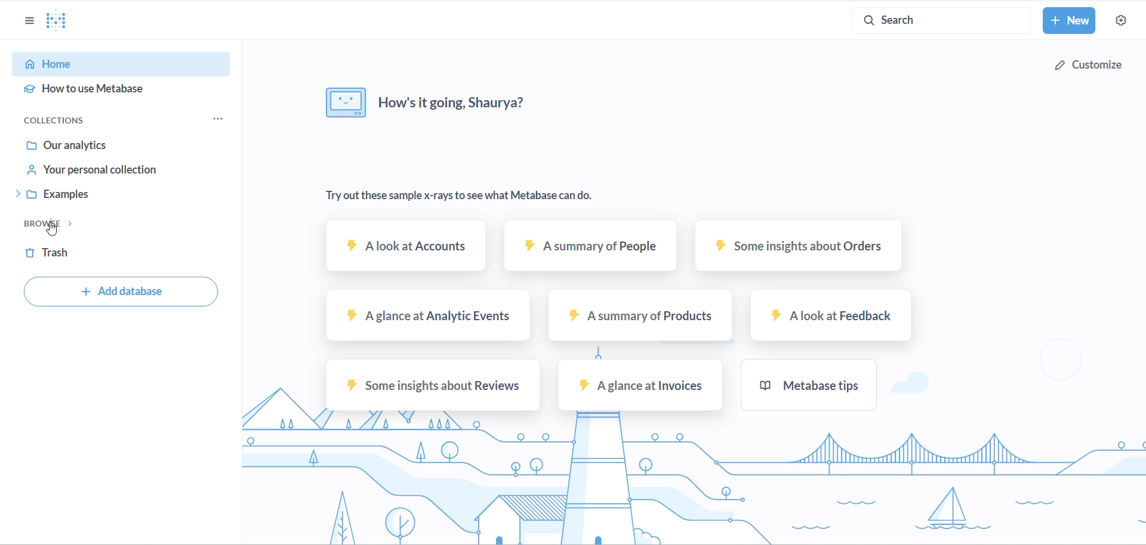 This screenshot has width=1146, height=545. I want to click on Metabase Logo, so click(61, 21).